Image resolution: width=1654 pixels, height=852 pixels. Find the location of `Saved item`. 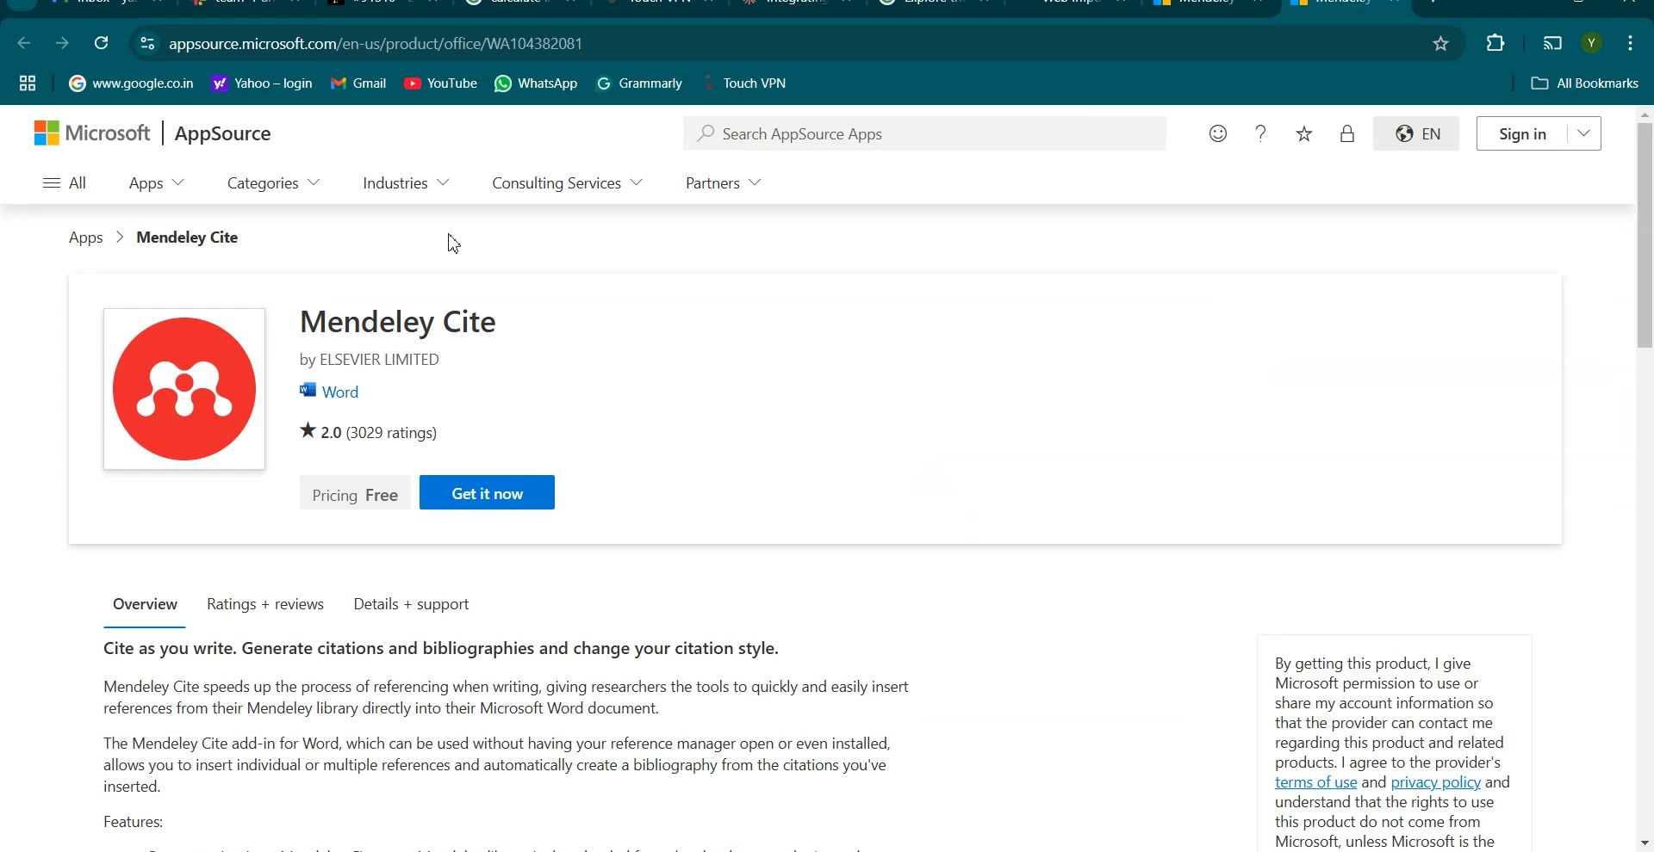

Saved item is located at coordinates (1306, 134).